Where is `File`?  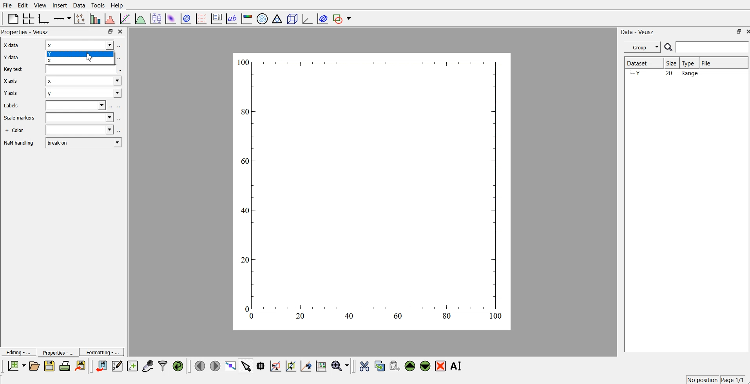 File is located at coordinates (7, 5).